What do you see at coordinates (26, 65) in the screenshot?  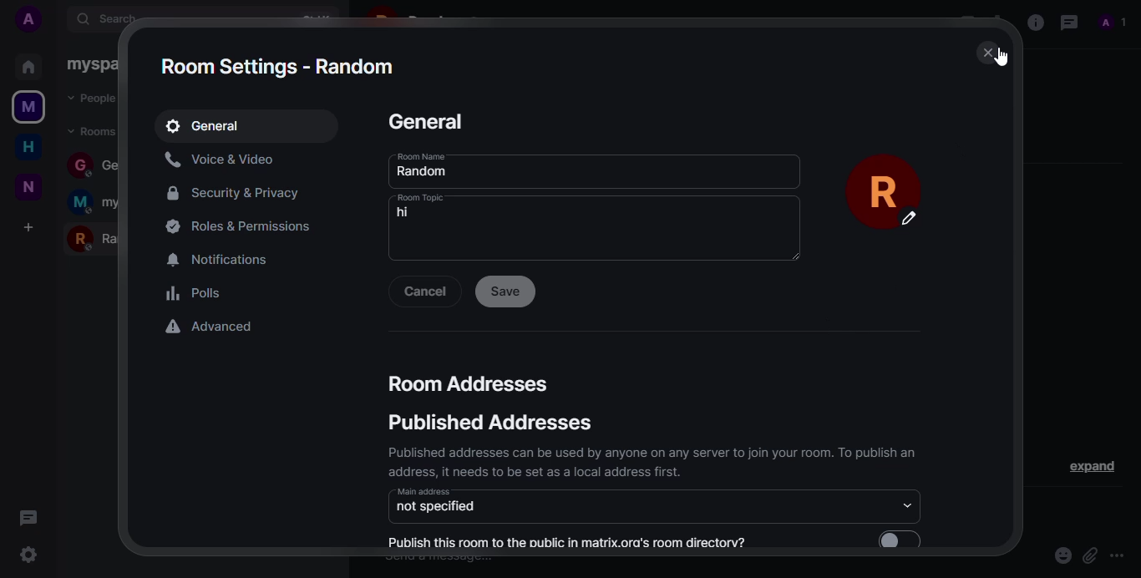 I see `home` at bounding box center [26, 65].